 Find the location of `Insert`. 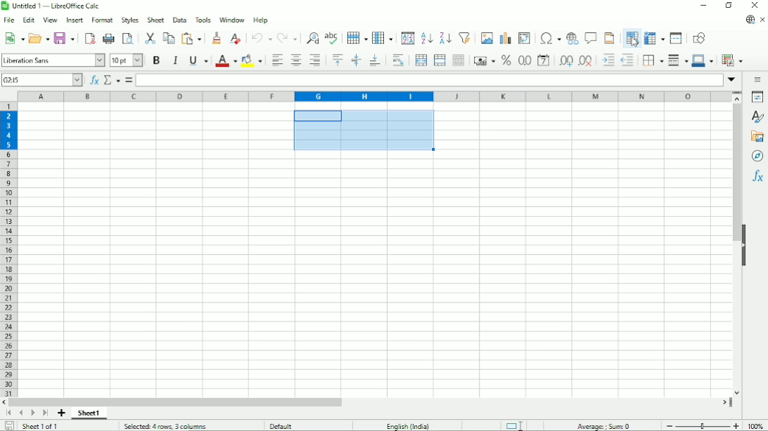

Insert is located at coordinates (73, 20).